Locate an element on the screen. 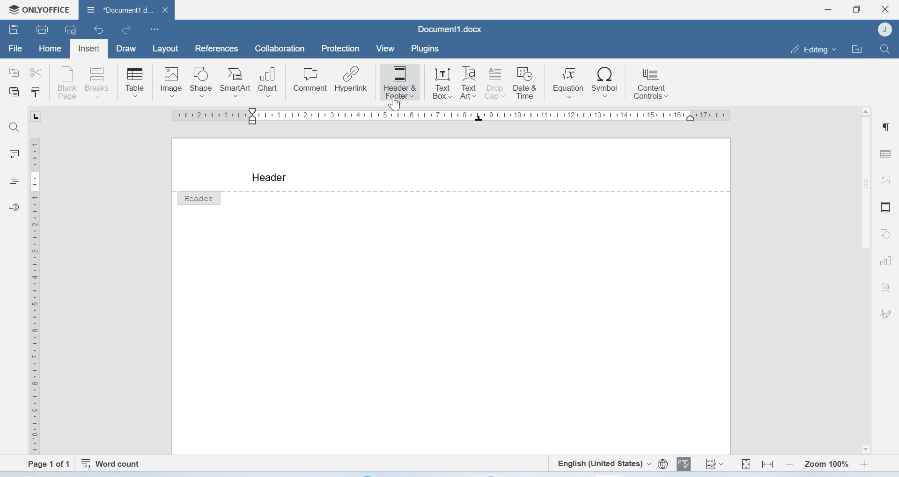  redo is located at coordinates (126, 31).